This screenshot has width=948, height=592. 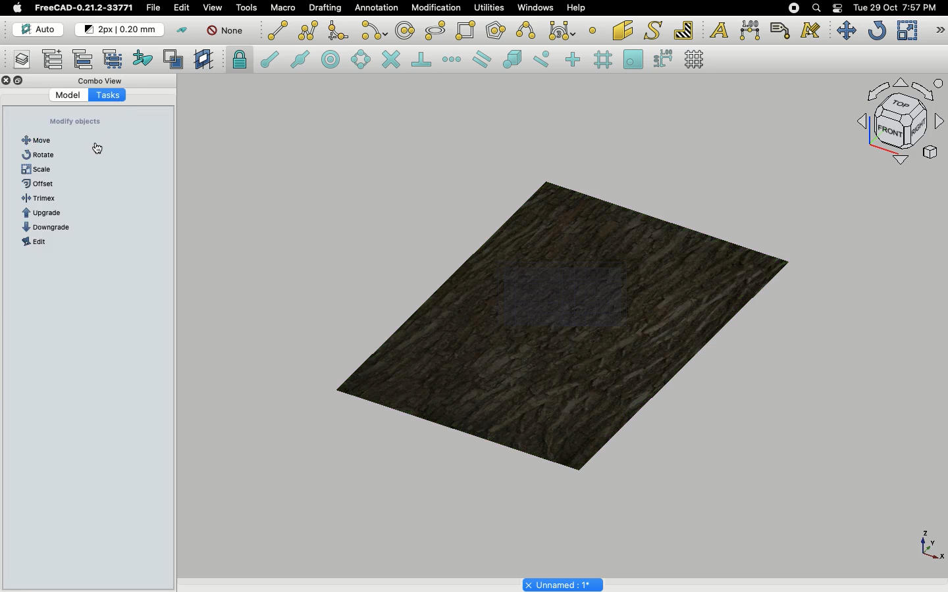 What do you see at coordinates (839, 7) in the screenshot?
I see `Notification` at bounding box center [839, 7].